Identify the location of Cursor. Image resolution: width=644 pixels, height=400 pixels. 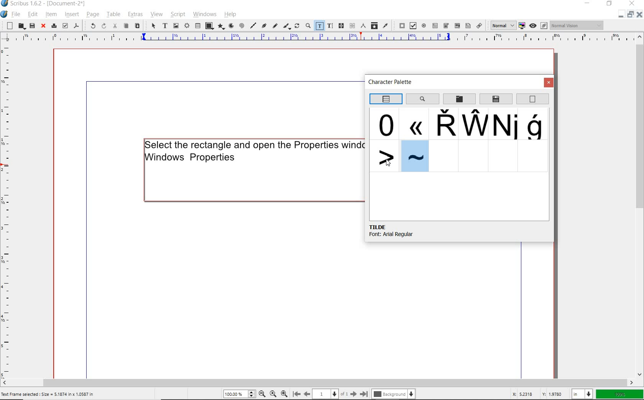
(389, 163).